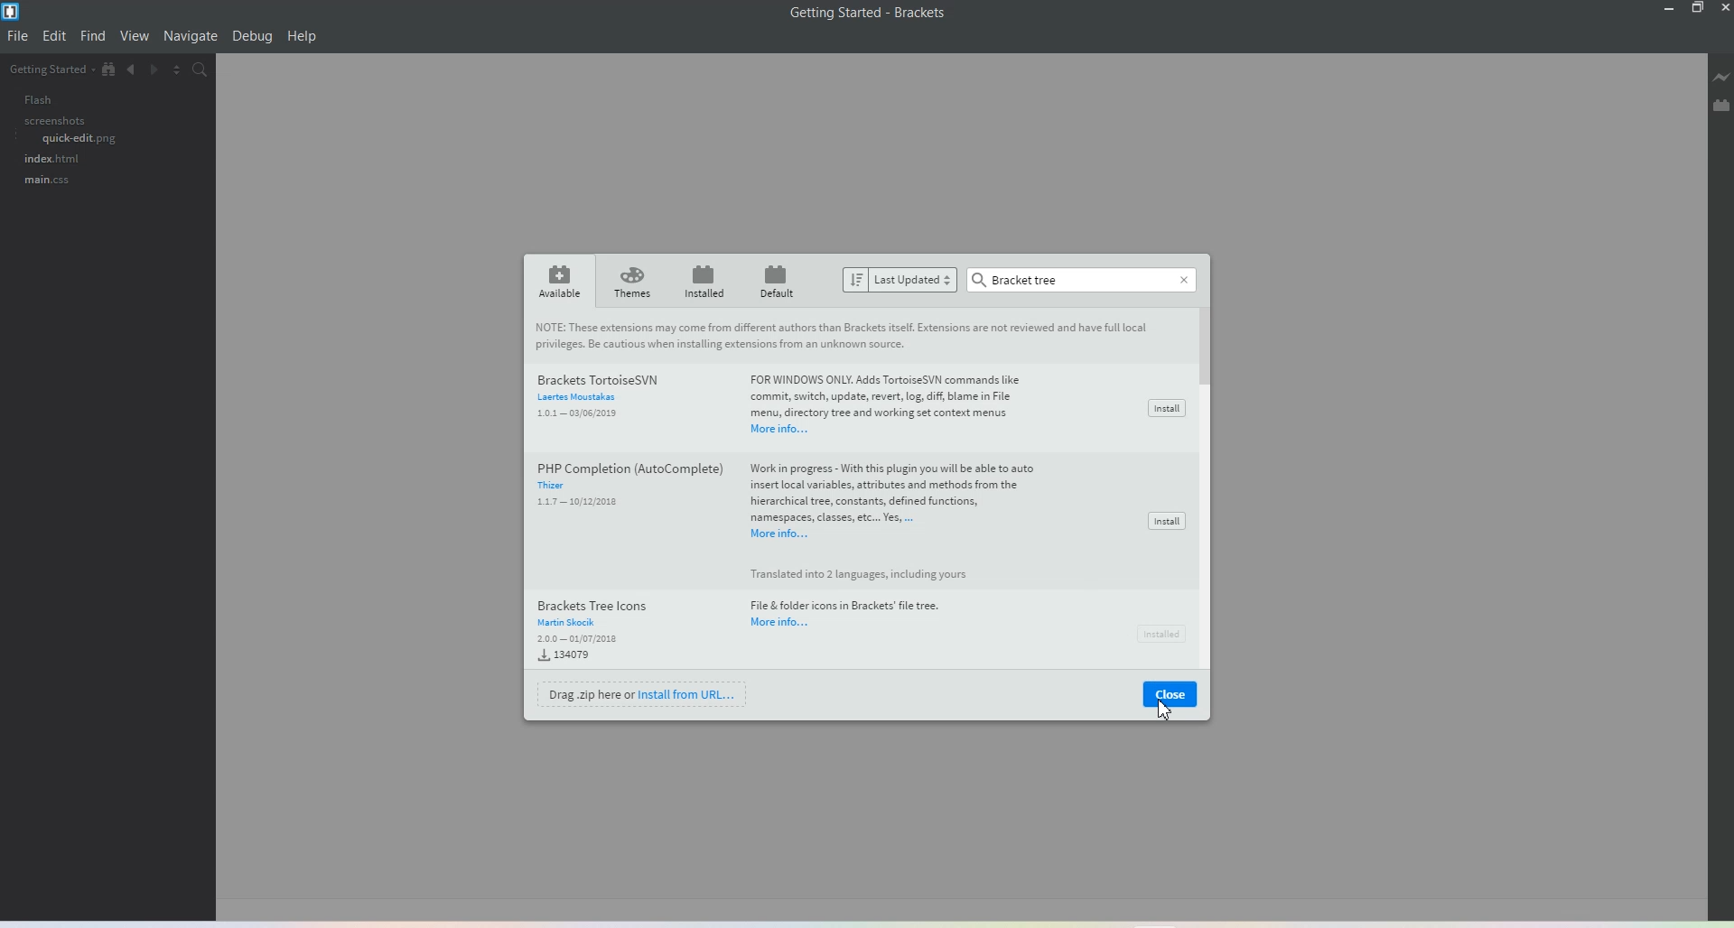  Describe the element at coordinates (303, 37) in the screenshot. I see `Help` at that location.